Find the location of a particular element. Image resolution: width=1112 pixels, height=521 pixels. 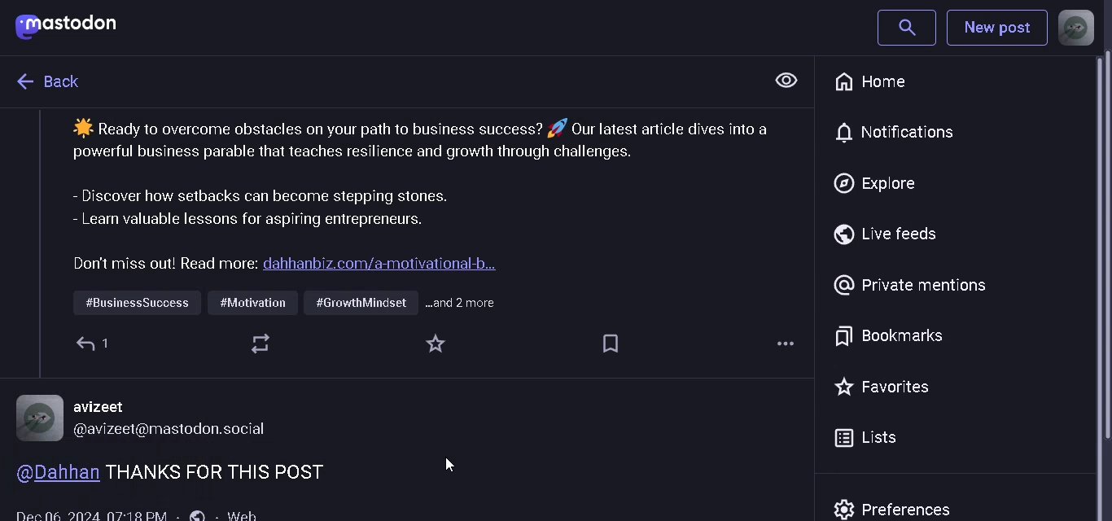

global post is located at coordinates (197, 511).